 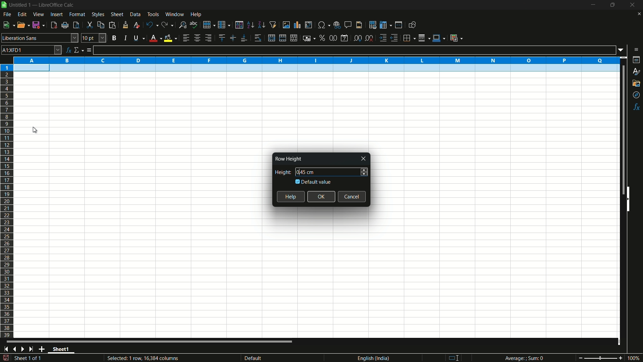 I want to click on window menu, so click(x=174, y=14).